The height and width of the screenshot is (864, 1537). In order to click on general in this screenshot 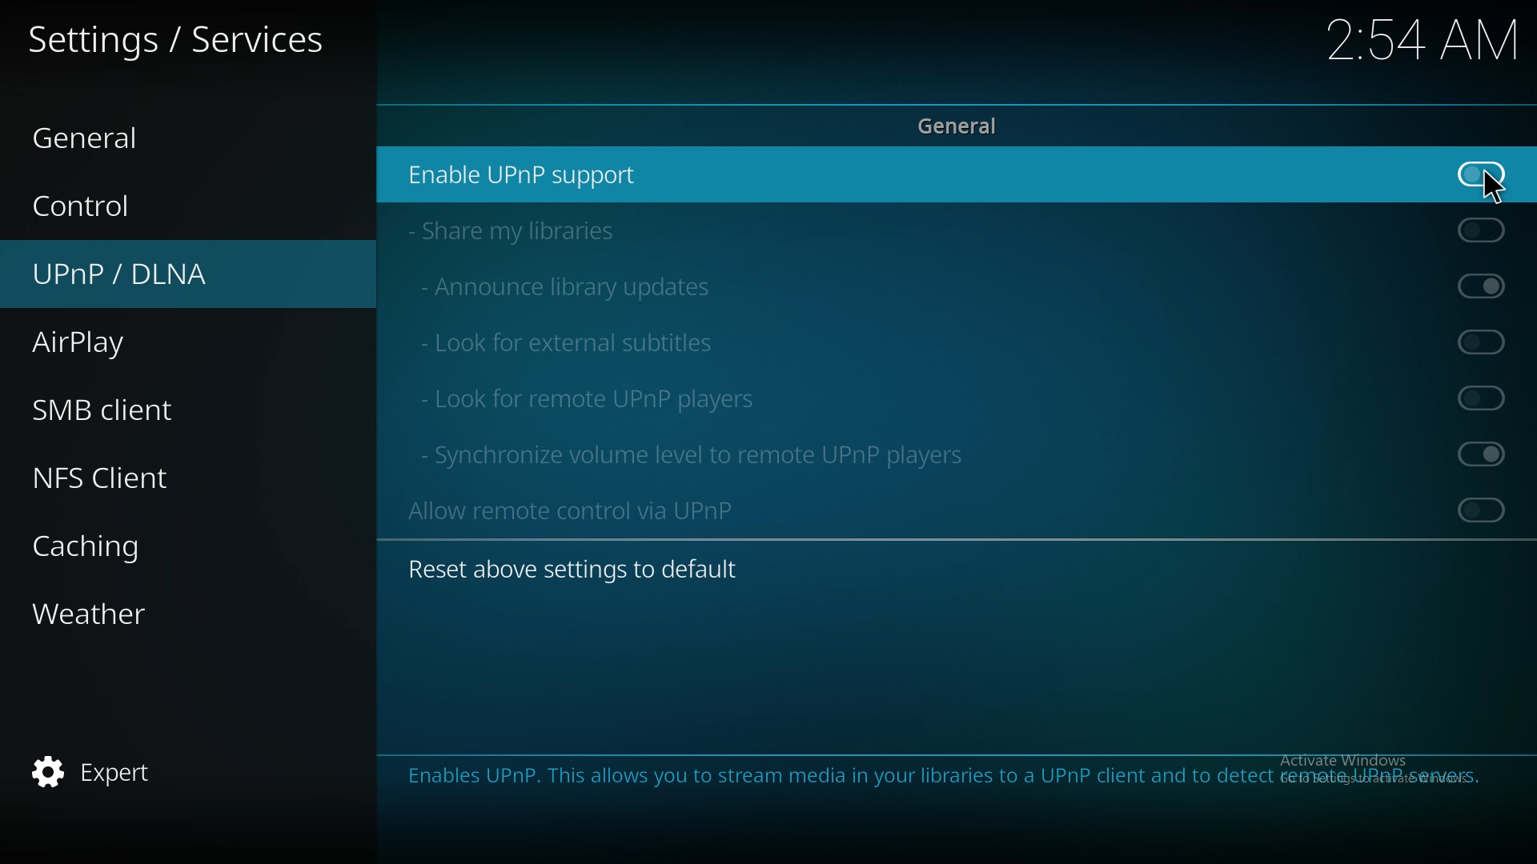, I will do `click(110, 134)`.